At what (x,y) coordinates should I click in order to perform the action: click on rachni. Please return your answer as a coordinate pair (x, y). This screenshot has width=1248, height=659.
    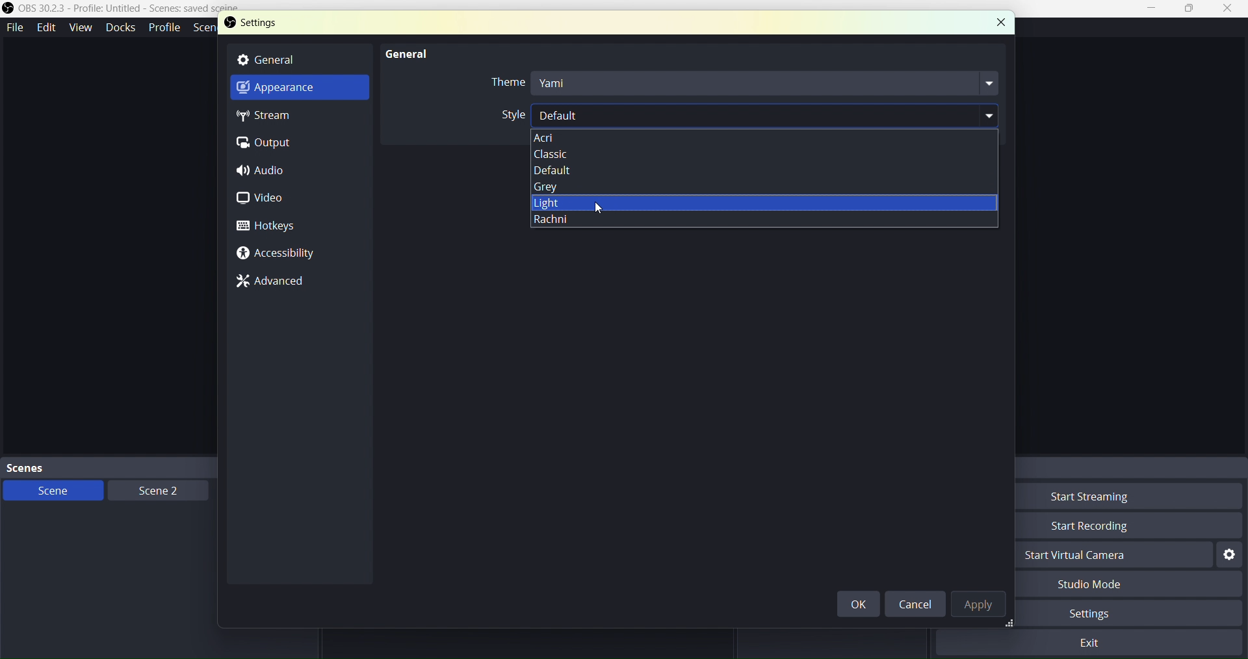
    Looking at the image, I should click on (756, 226).